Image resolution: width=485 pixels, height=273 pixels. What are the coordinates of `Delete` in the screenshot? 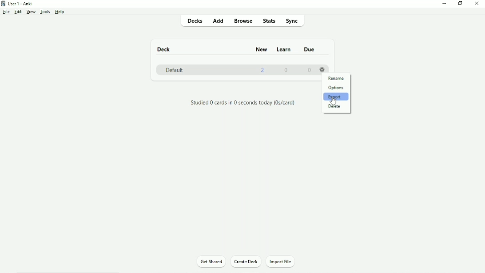 It's located at (336, 106).